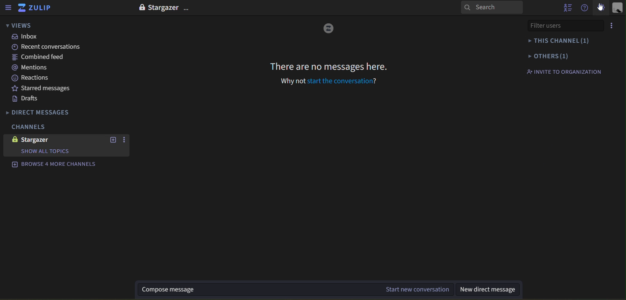 This screenshot has width=626, height=300. What do you see at coordinates (256, 289) in the screenshot?
I see `Compose message` at bounding box center [256, 289].